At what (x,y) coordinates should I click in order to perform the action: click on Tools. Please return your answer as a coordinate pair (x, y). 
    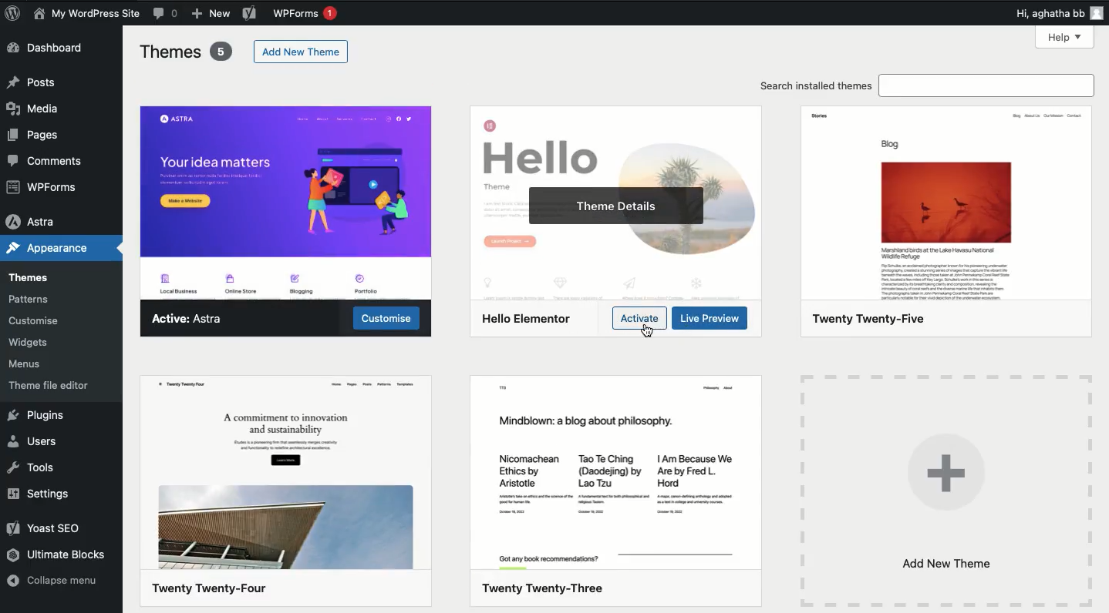
    Looking at the image, I should click on (35, 469).